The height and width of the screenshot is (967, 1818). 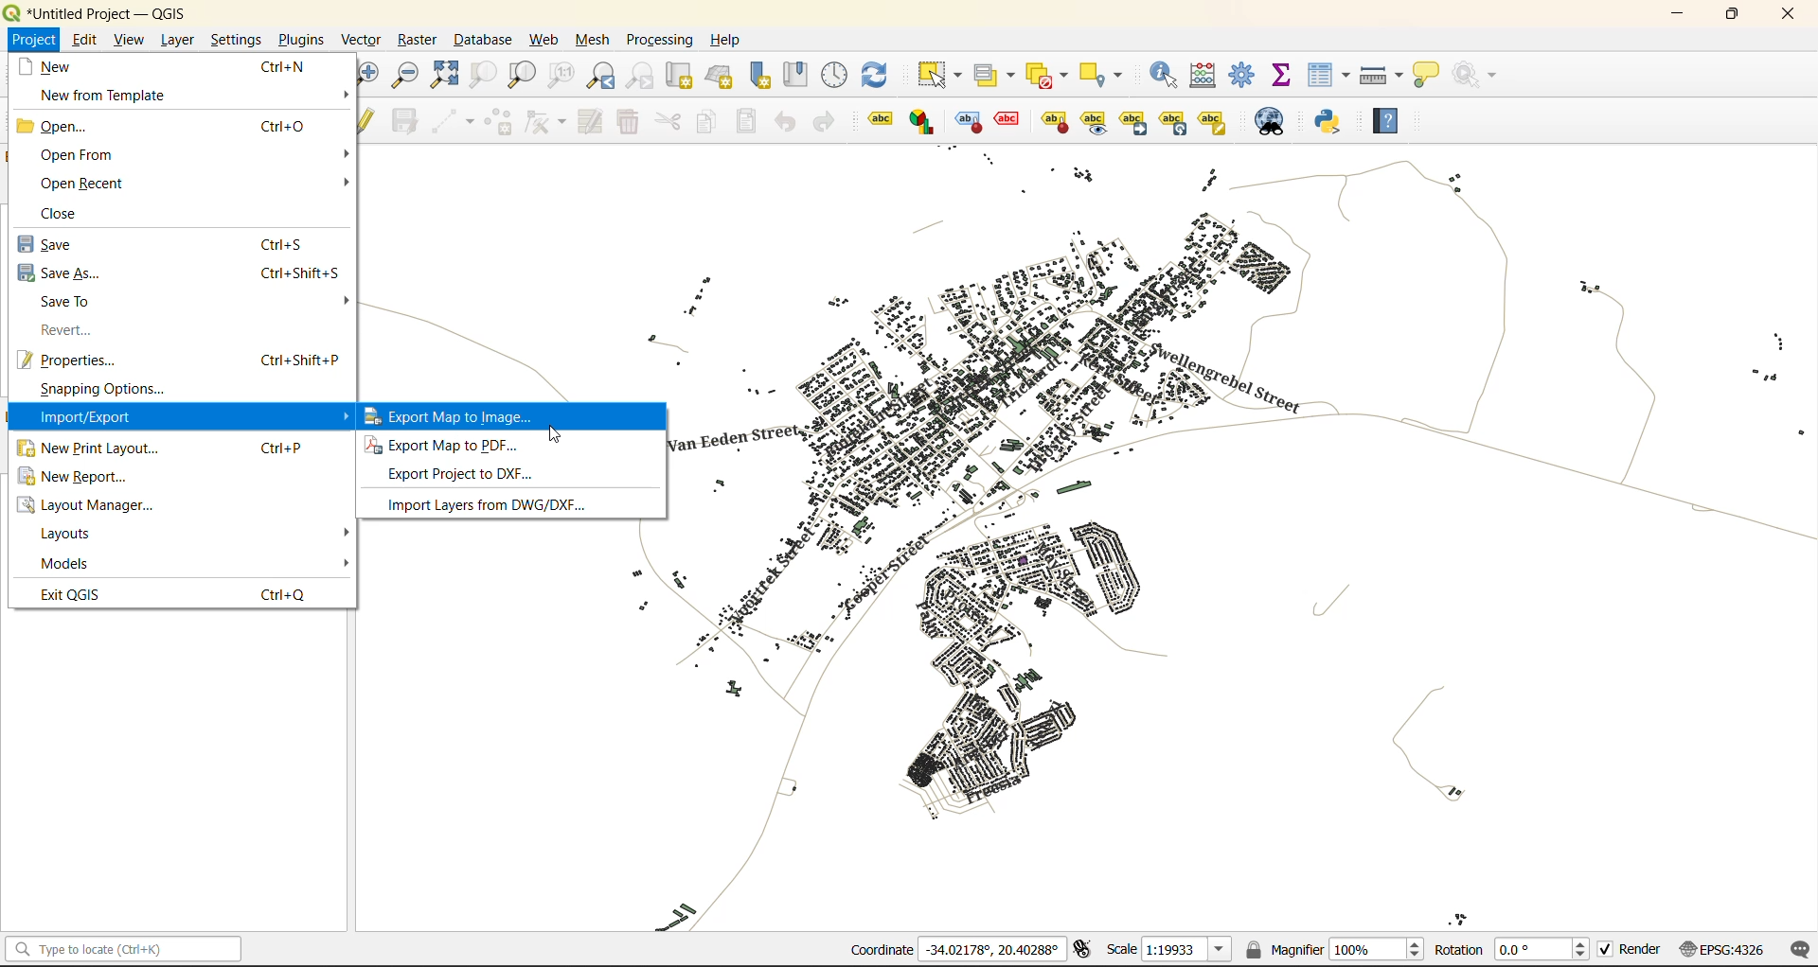 I want to click on select value, so click(x=996, y=71).